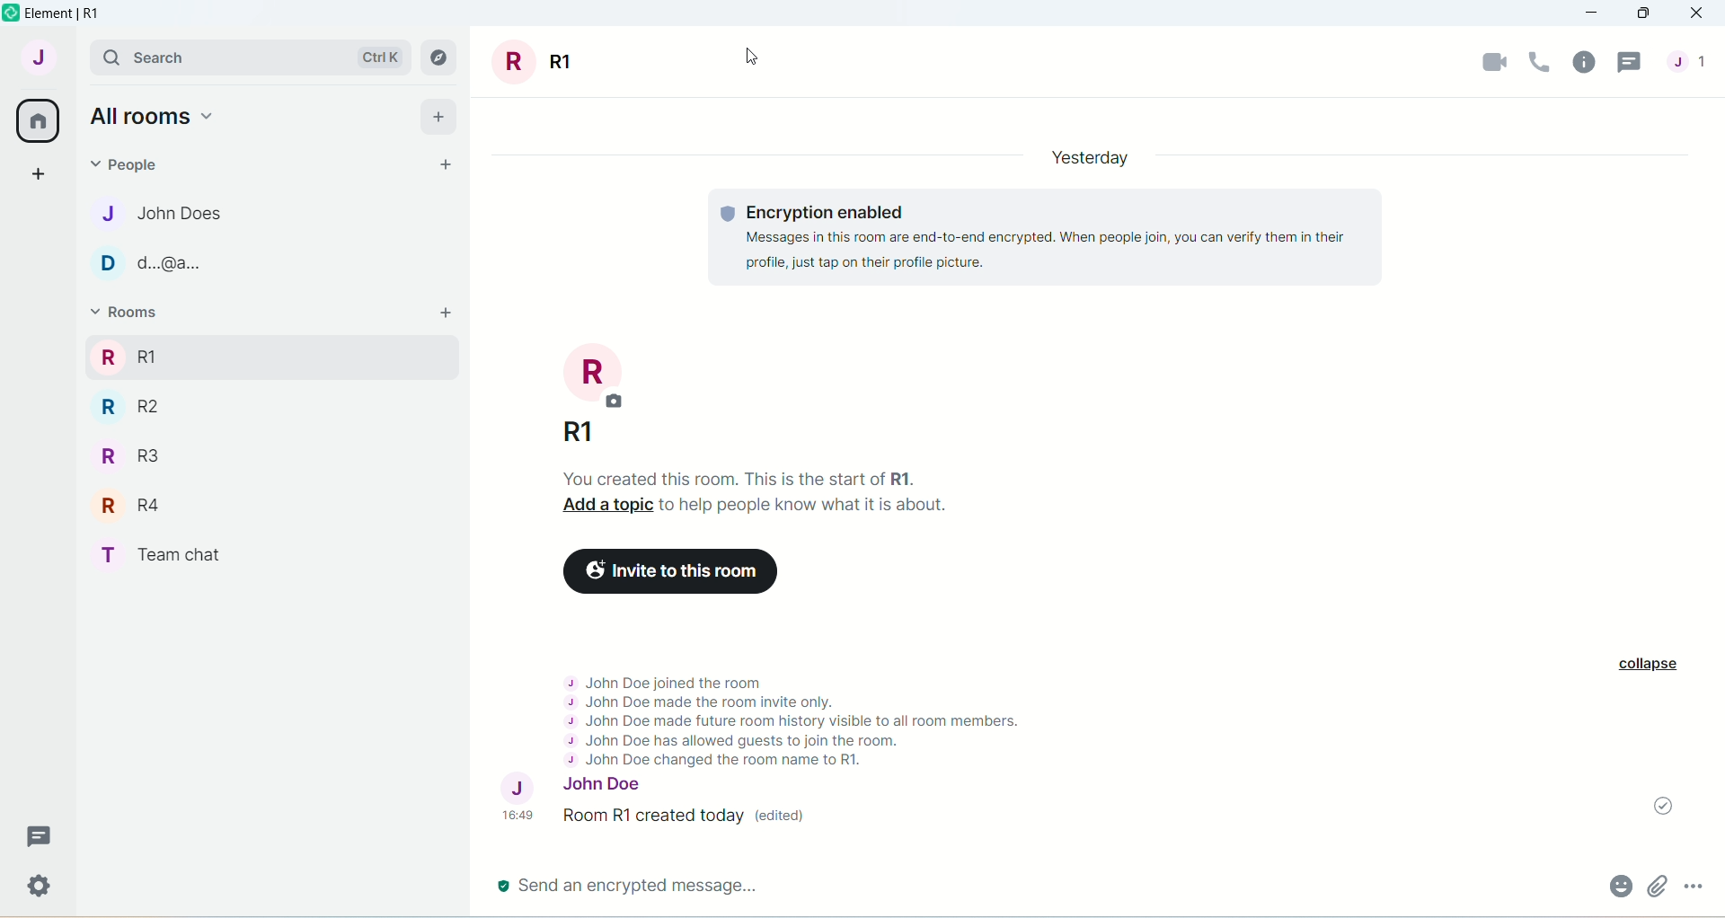 This screenshot has width=1725, height=918. I want to click on A 4

4 John Doe joined the room

4 John Doe made the room invite only.

4 John Doe made future room history visible to all room members
4 John Doe has allowed guests to join the room.

4 John Doe changed the room name to R1., so click(787, 712).